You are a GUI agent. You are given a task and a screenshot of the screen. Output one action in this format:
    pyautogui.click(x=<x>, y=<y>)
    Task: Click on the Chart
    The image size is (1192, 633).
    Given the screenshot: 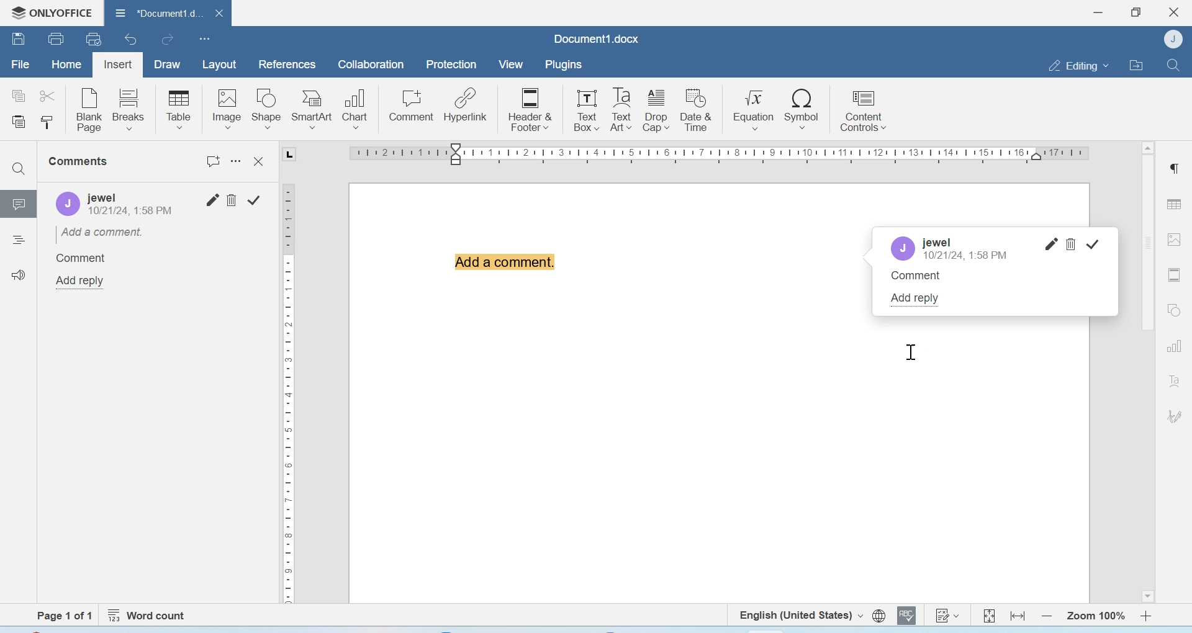 What is the action you would take?
    pyautogui.click(x=356, y=107)
    